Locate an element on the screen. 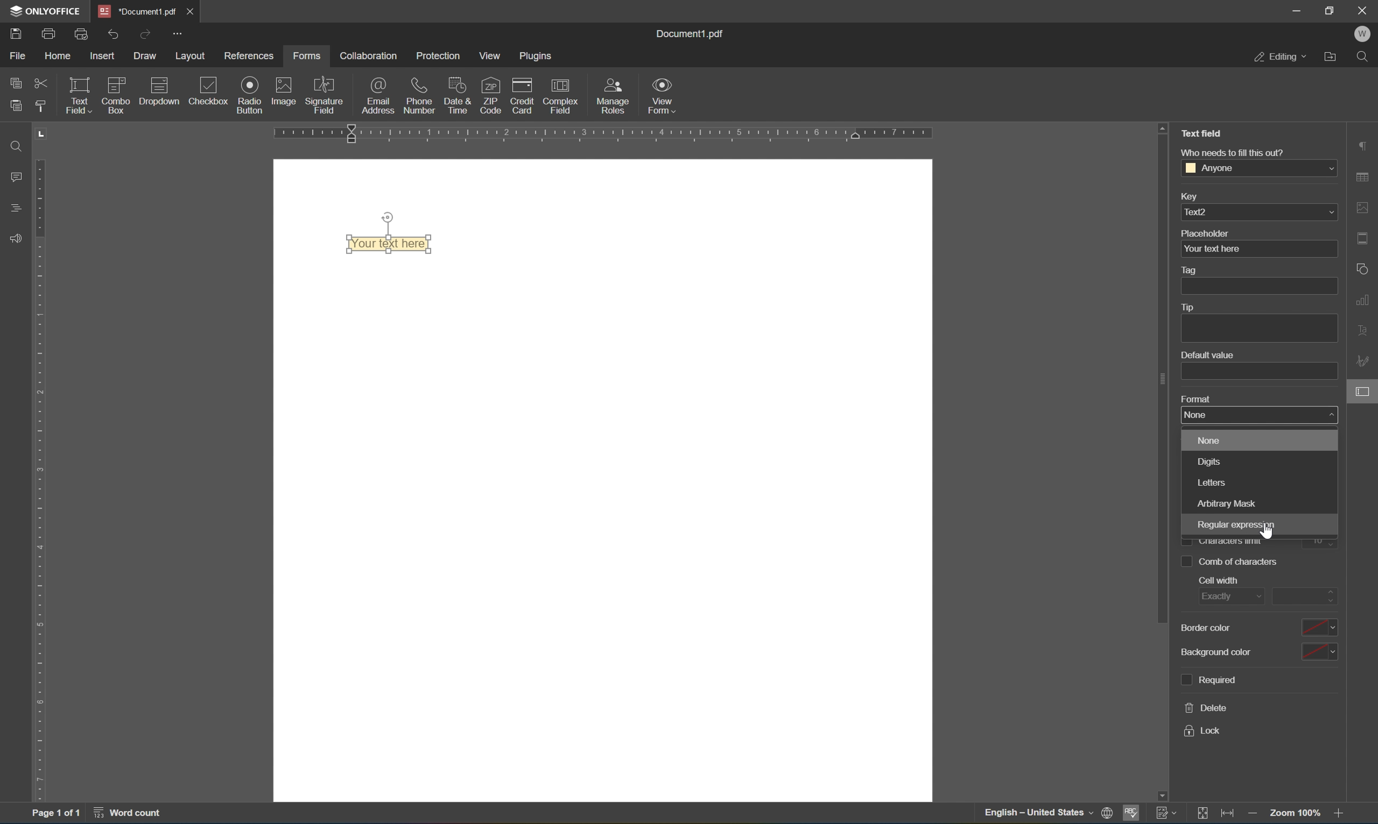 This screenshot has width=1378, height=824. color is located at coordinates (1320, 627).